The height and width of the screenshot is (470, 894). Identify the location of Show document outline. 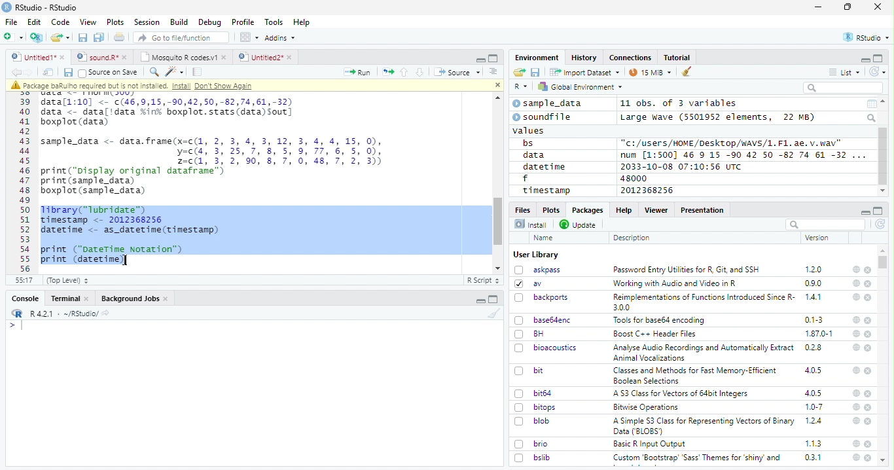
(492, 71).